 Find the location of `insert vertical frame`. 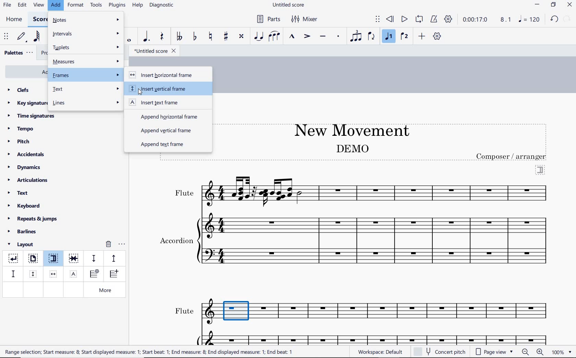

insert vertical frame is located at coordinates (34, 273).